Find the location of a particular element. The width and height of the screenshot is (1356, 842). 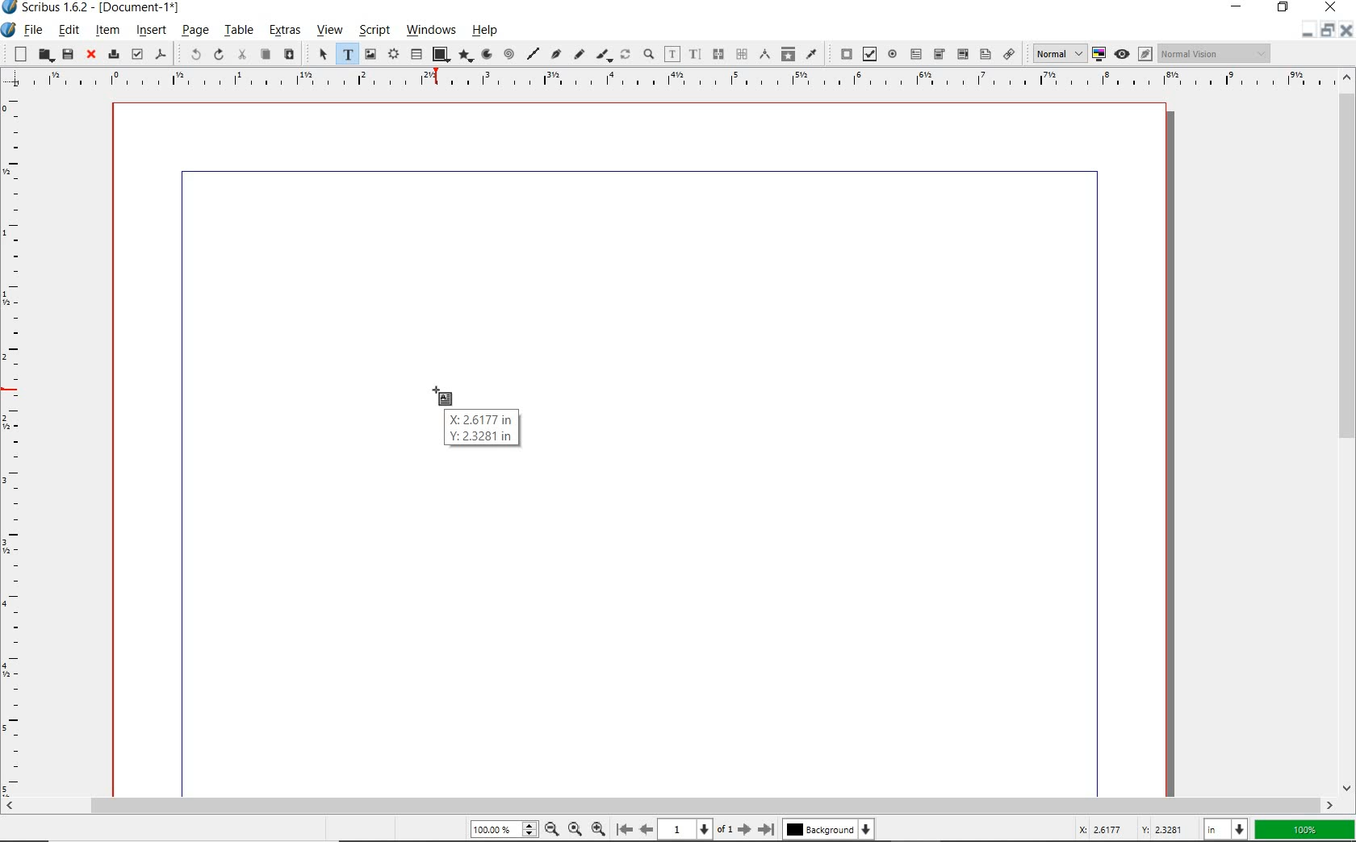

edit text with story editor is located at coordinates (694, 55).